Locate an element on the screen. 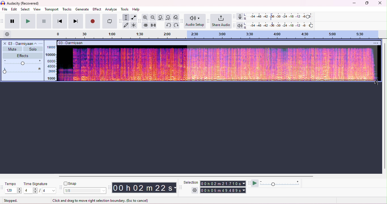 This screenshot has height=204, width=387. play is located at coordinates (27, 21).